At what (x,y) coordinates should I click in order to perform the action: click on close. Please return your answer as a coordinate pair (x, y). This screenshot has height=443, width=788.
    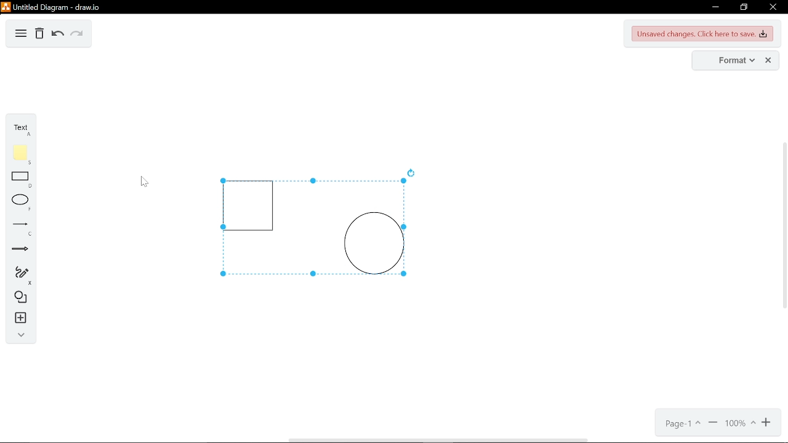
    Looking at the image, I should click on (774, 8).